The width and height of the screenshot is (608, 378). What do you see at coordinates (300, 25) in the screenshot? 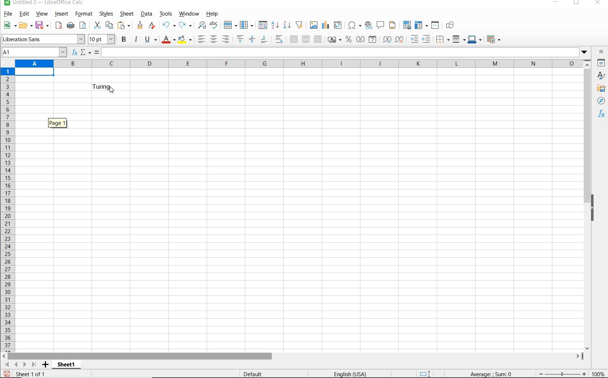
I see `AUTOFILTER` at bounding box center [300, 25].